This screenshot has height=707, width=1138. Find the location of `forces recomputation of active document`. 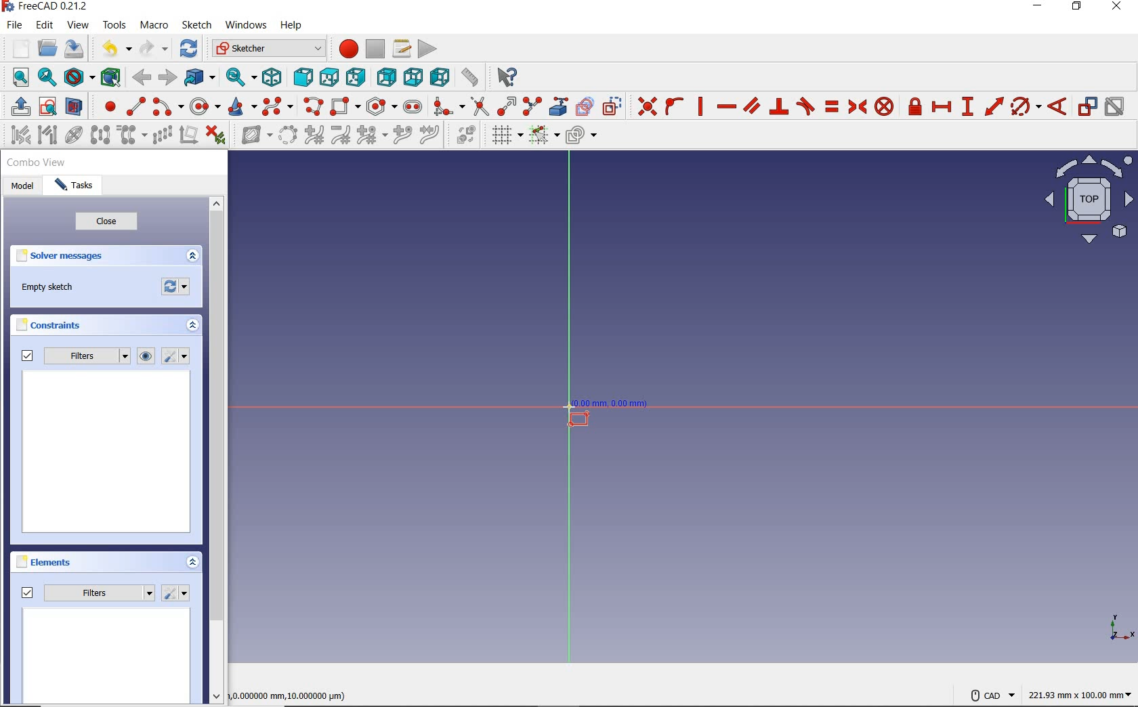

forces recomputation of active document is located at coordinates (177, 289).